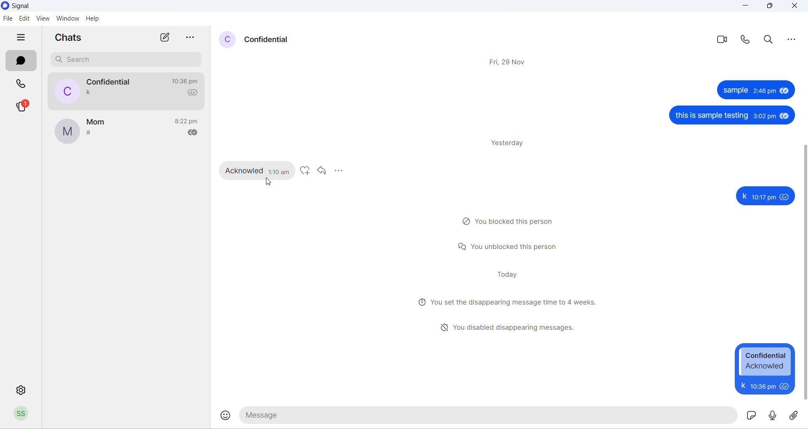 Image resolution: width=808 pixels, height=429 pixels. I want to click on emojis, so click(224, 417).